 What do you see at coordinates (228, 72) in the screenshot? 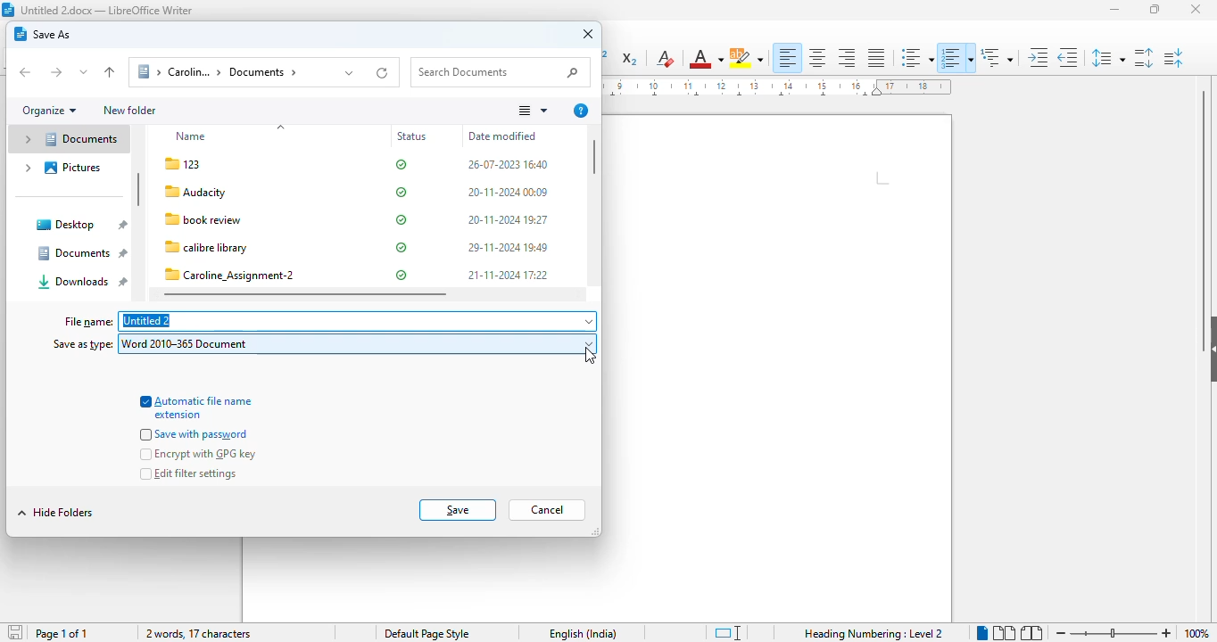
I see `documents` at bounding box center [228, 72].